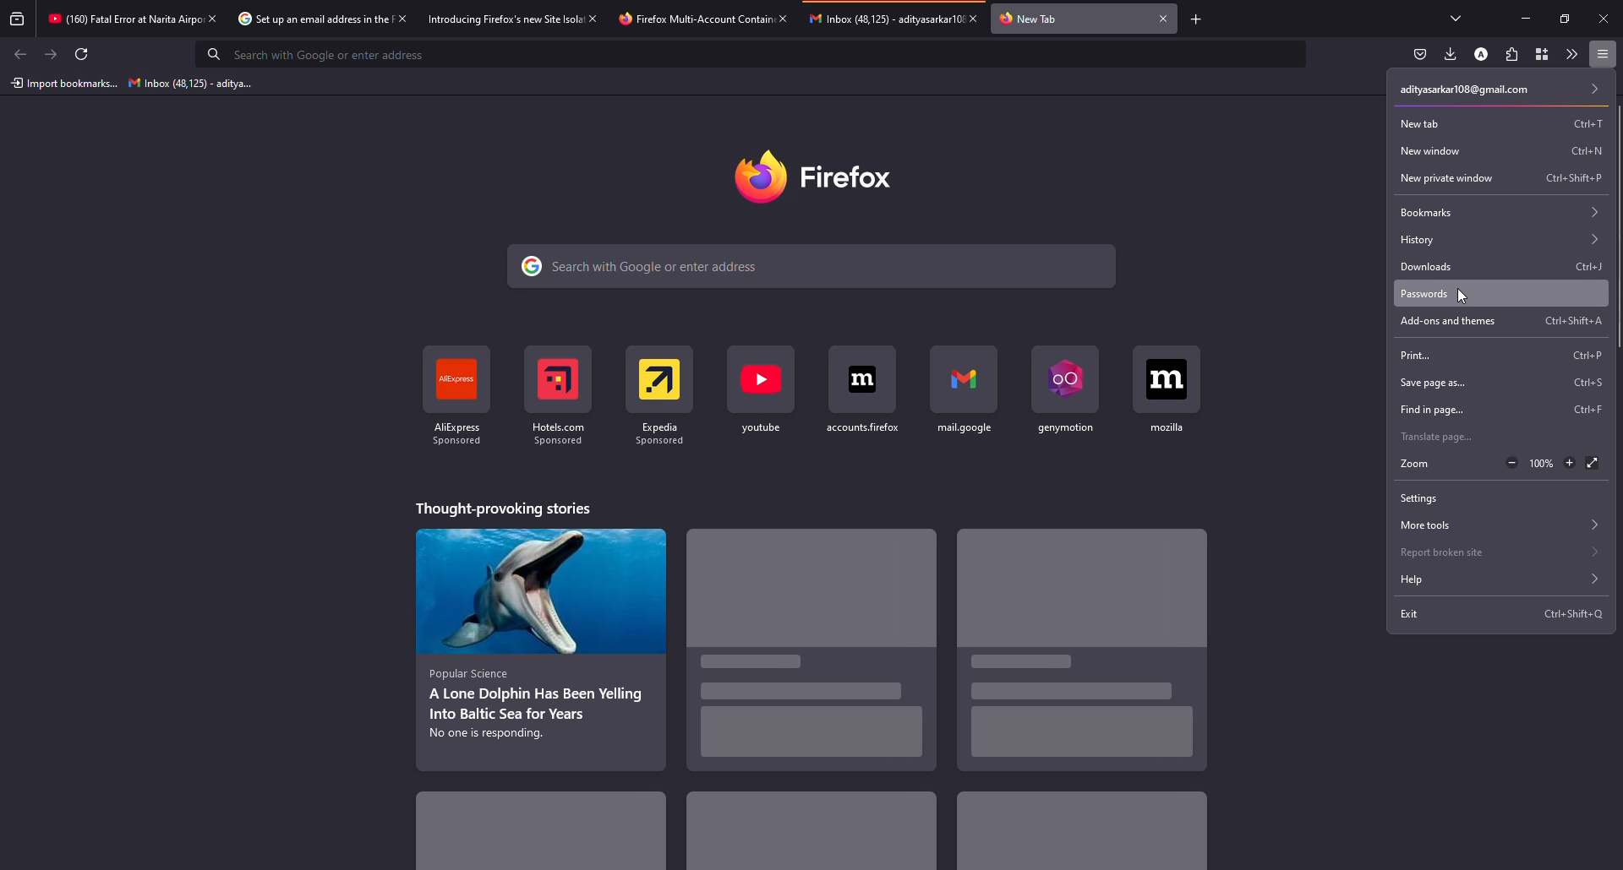 Image resolution: width=1623 pixels, height=870 pixels. What do you see at coordinates (1170, 389) in the screenshot?
I see `shortcut` at bounding box center [1170, 389].